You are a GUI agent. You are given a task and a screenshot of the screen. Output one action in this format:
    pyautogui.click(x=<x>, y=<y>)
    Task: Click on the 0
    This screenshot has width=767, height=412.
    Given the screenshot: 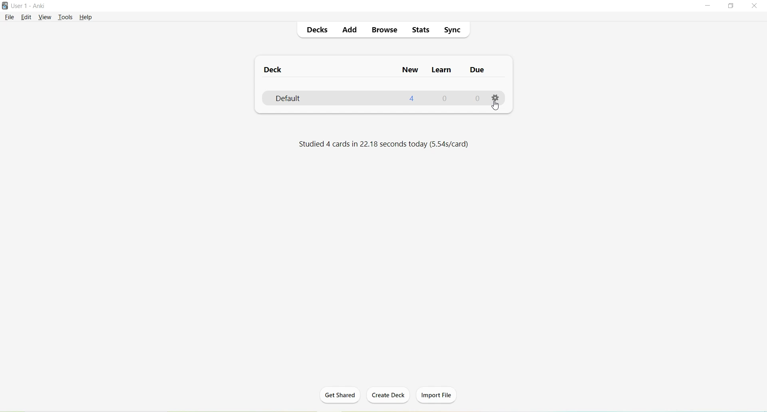 What is the action you would take?
    pyautogui.click(x=447, y=98)
    